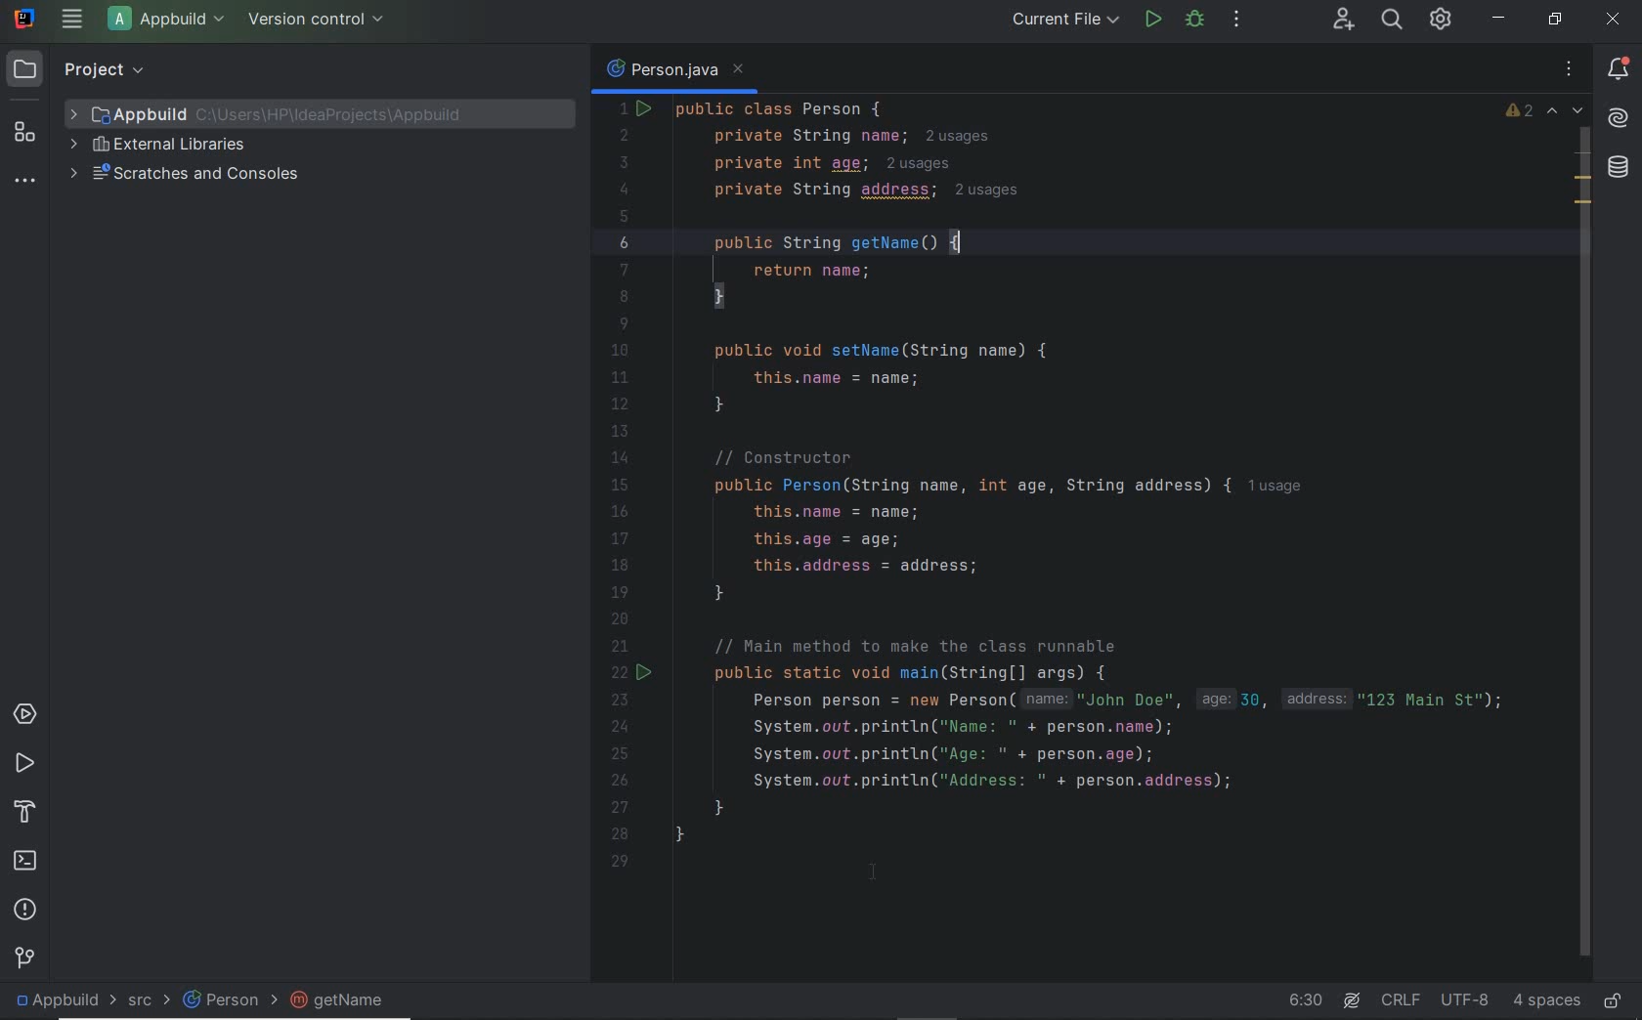 Image resolution: width=1642 pixels, height=1020 pixels. I want to click on restore down, so click(1554, 19).